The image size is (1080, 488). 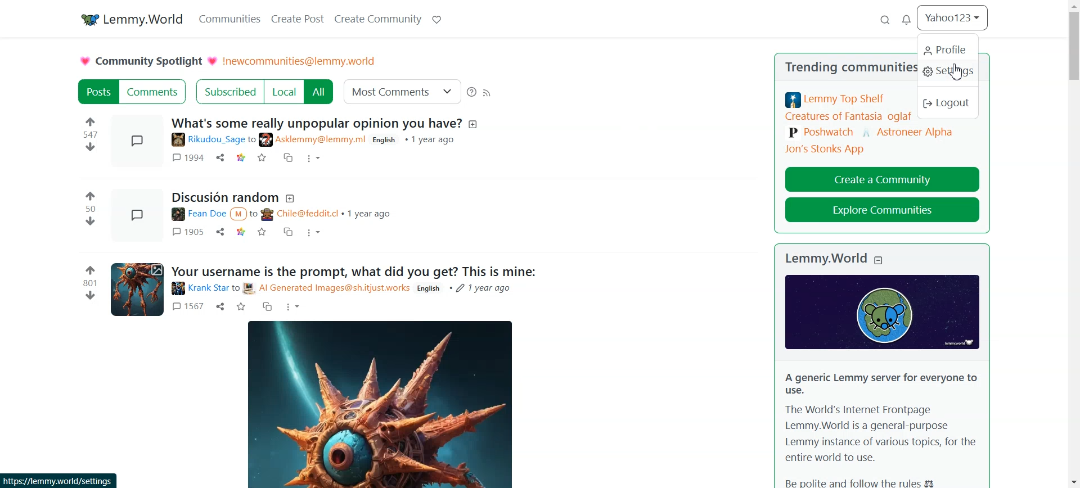 I want to click on upvote, so click(x=91, y=120).